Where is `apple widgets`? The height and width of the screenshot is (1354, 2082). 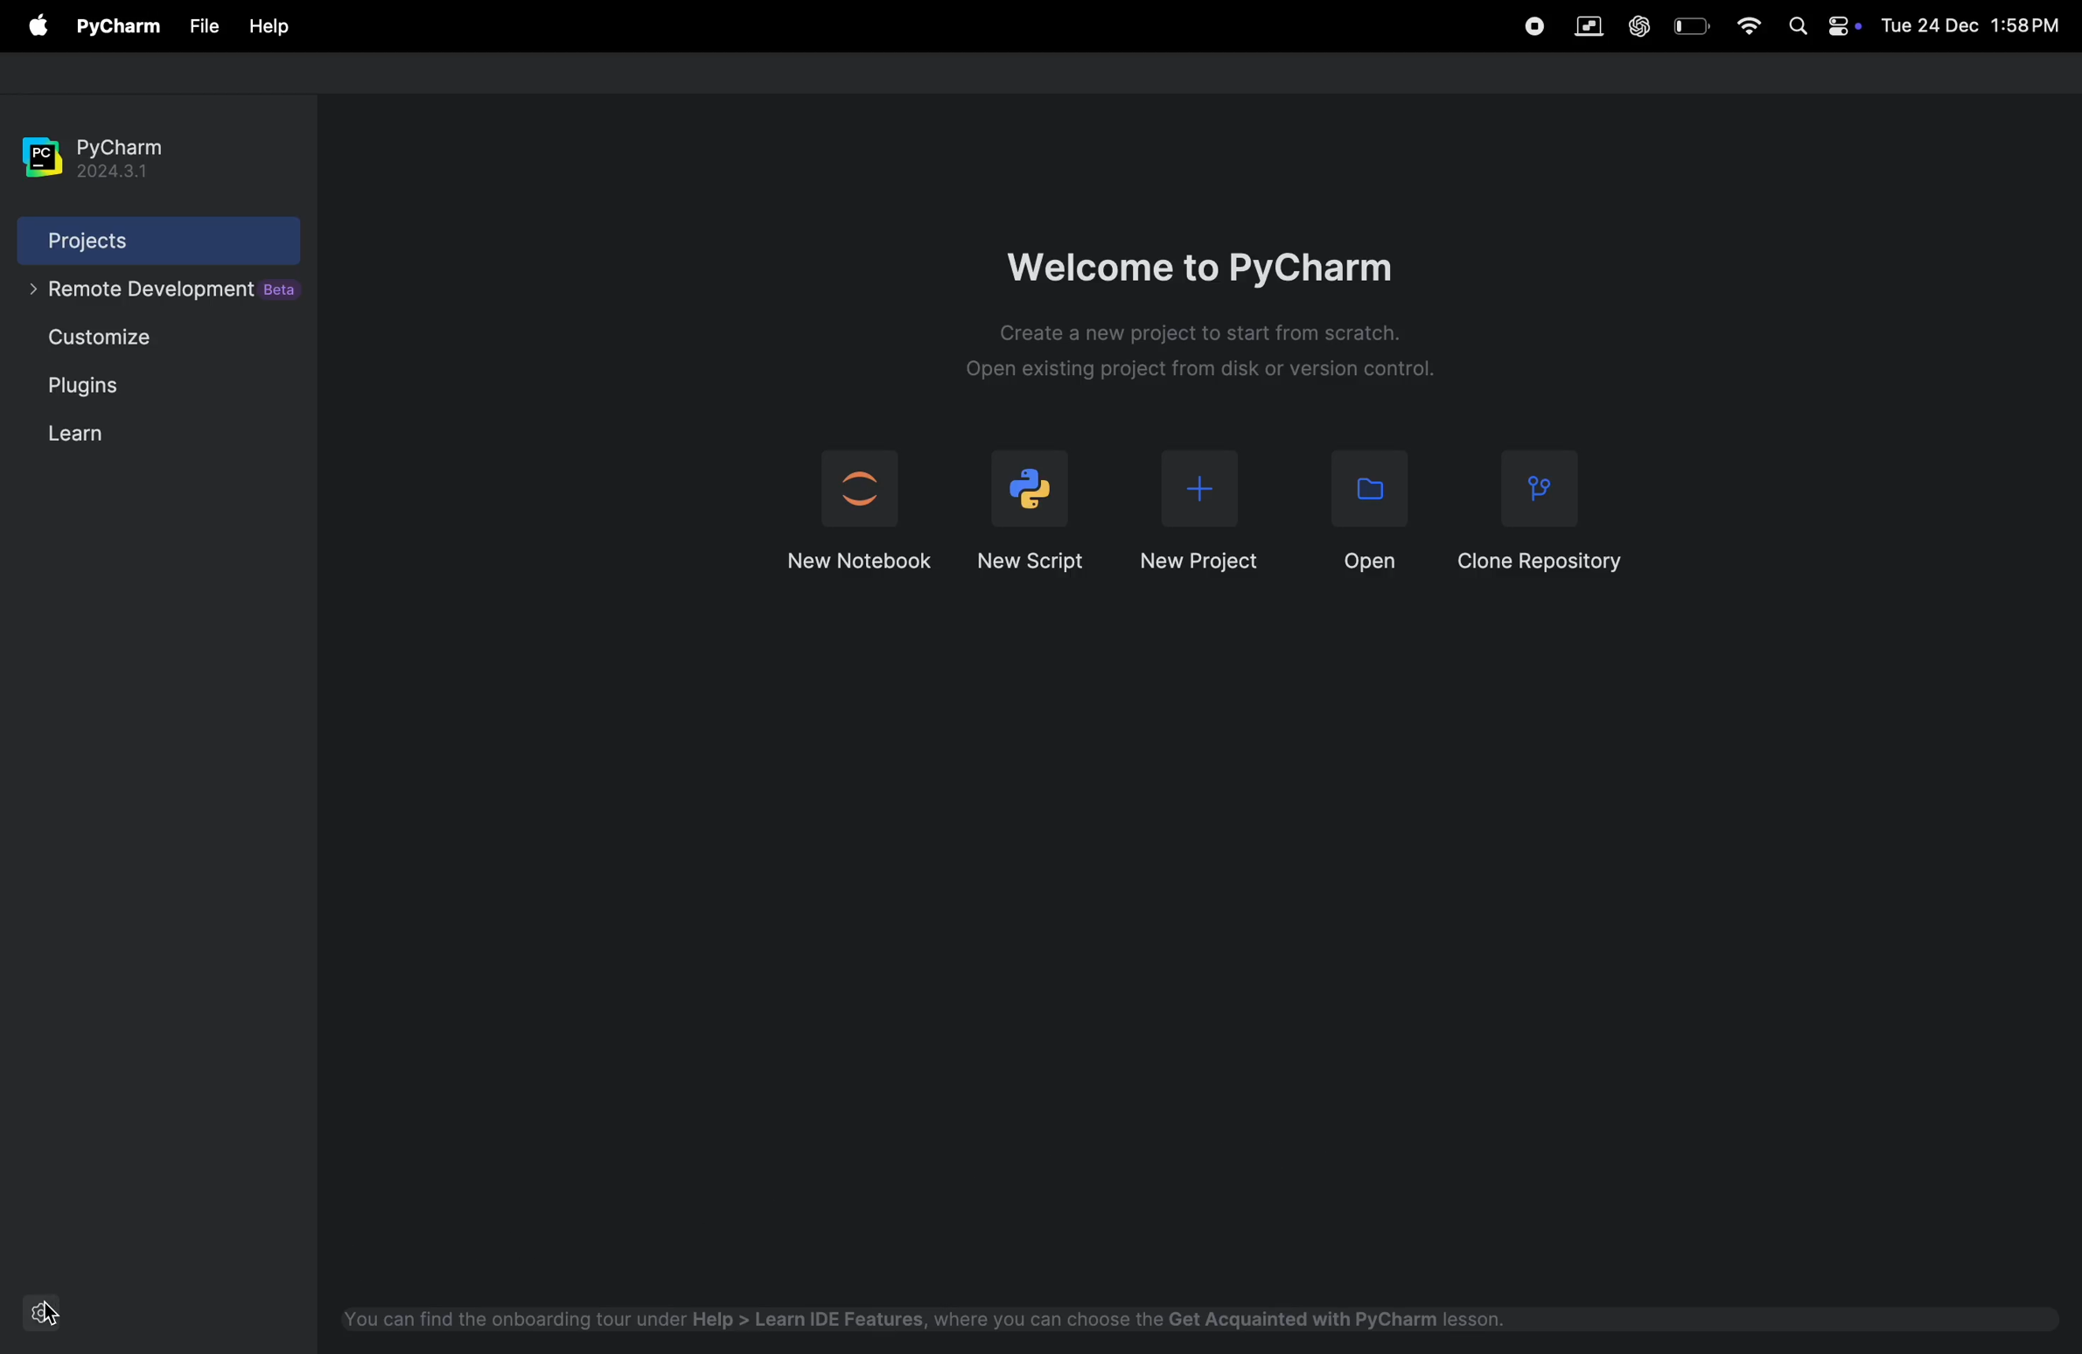
apple widgets is located at coordinates (1821, 30).